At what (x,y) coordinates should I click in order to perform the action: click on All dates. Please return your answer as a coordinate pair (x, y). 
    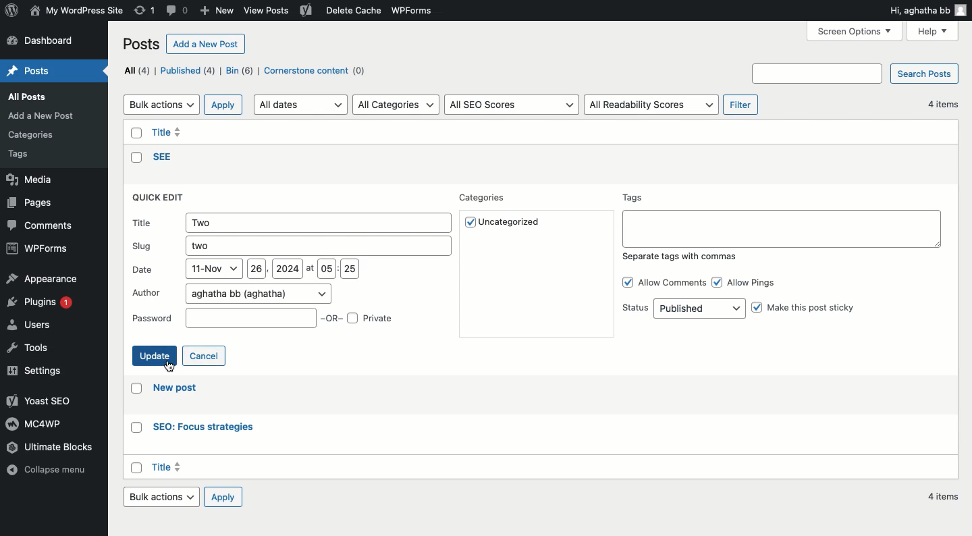
    Looking at the image, I should click on (300, 105).